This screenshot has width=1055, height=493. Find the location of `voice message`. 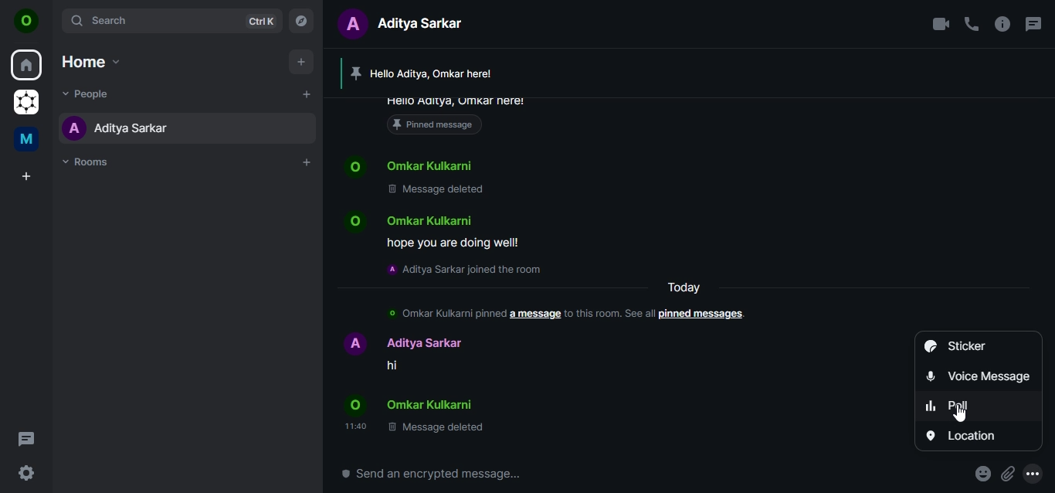

voice message is located at coordinates (979, 376).